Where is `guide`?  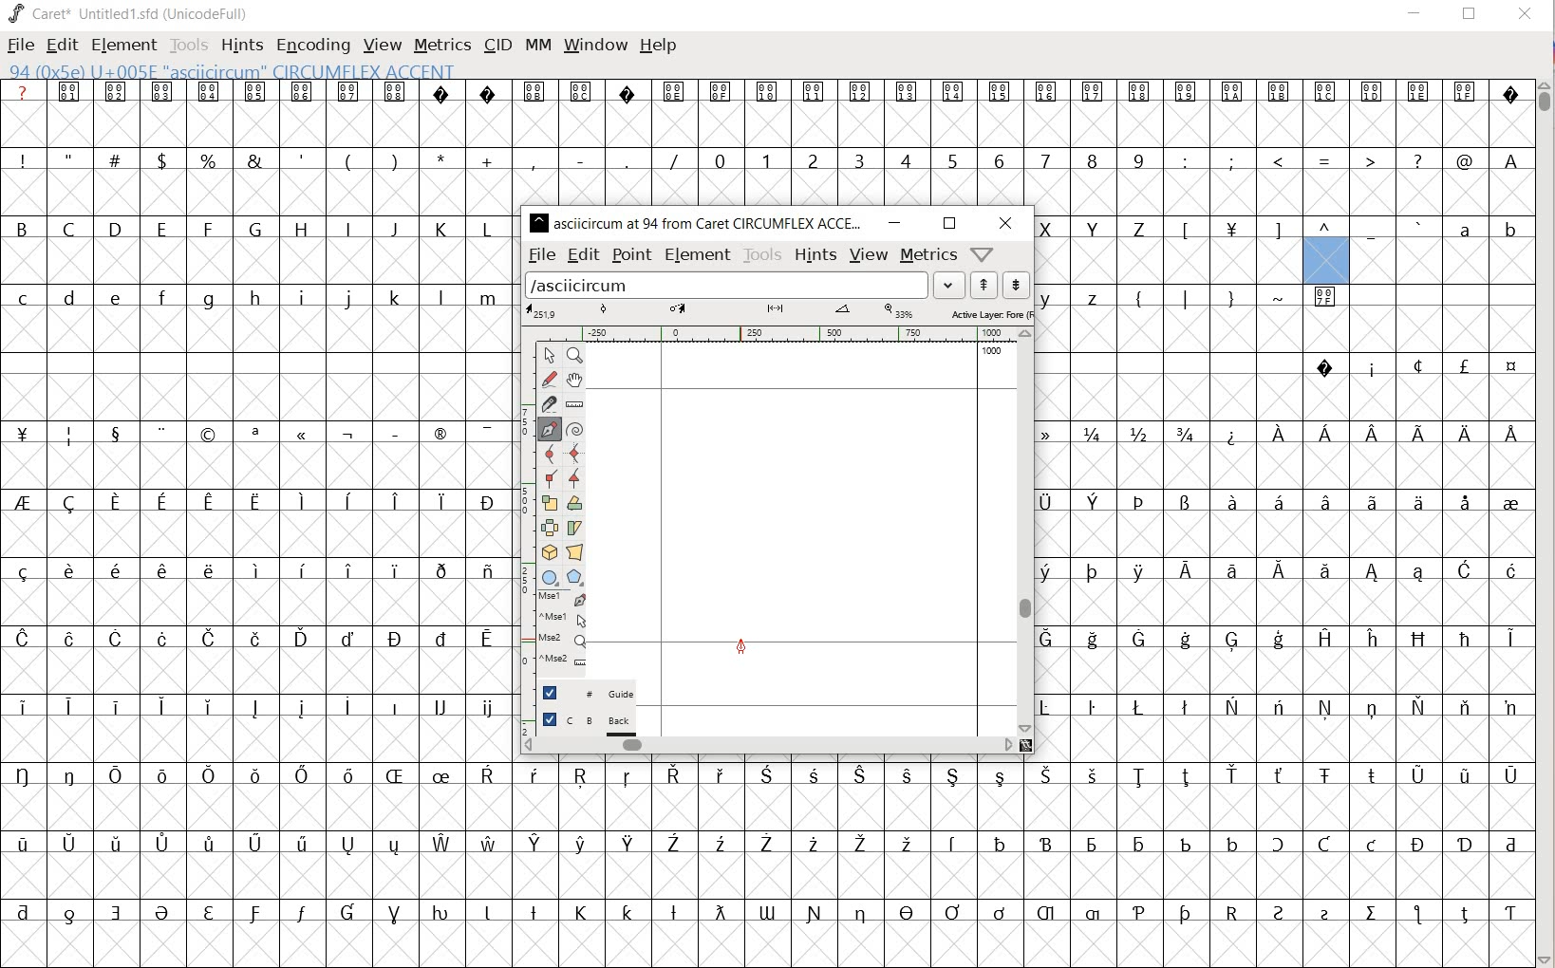 guide is located at coordinates (589, 693).